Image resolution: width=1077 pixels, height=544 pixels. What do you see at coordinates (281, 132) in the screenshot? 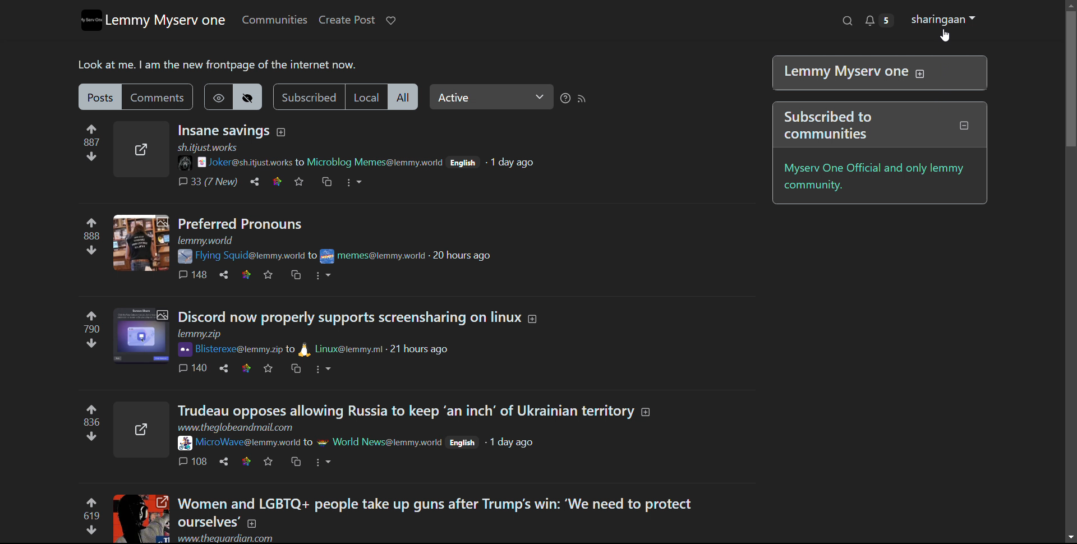
I see `expand` at bounding box center [281, 132].